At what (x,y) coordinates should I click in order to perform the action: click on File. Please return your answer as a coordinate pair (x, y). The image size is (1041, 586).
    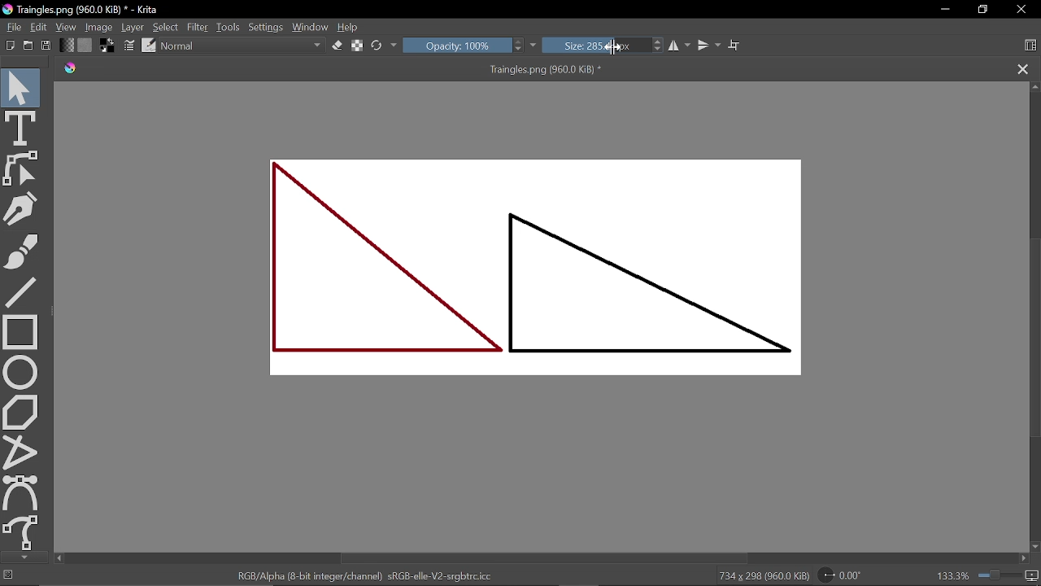
    Looking at the image, I should click on (12, 27).